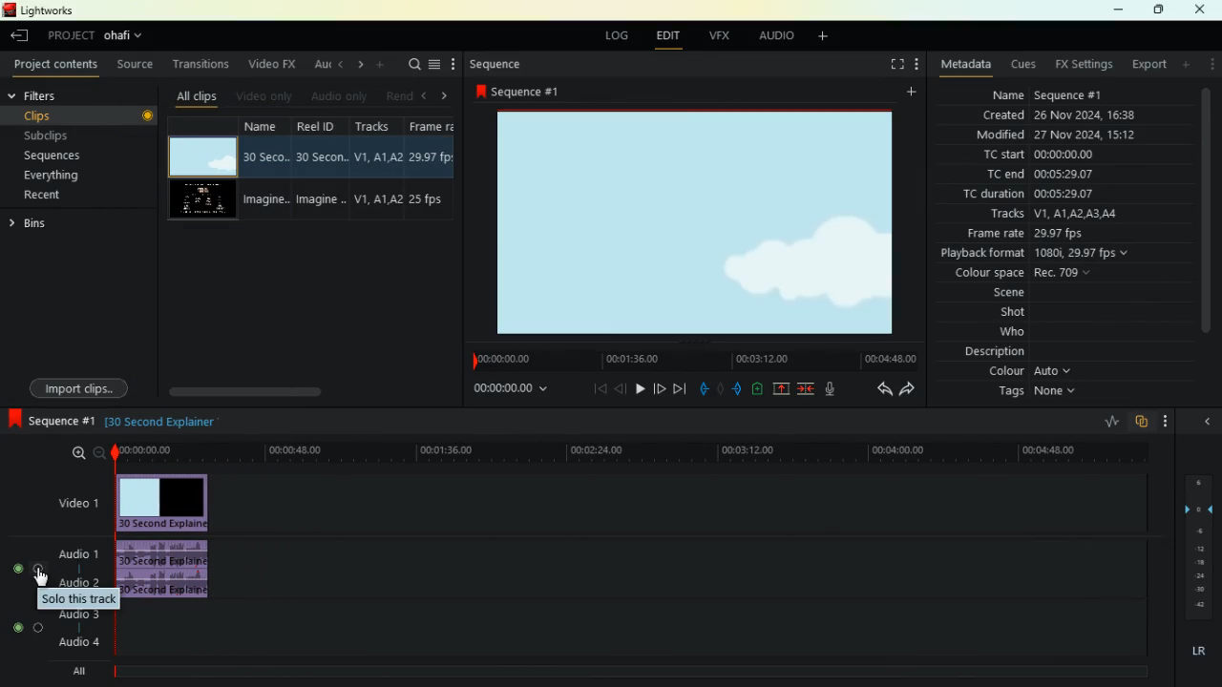 This screenshot has height=687, width=1222. What do you see at coordinates (1036, 156) in the screenshot?
I see `tc start` at bounding box center [1036, 156].